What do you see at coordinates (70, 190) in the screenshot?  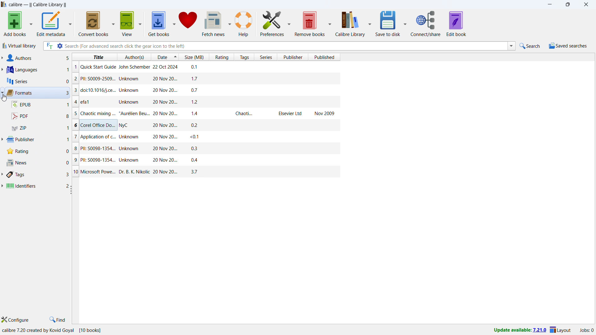 I see `resize` at bounding box center [70, 190].